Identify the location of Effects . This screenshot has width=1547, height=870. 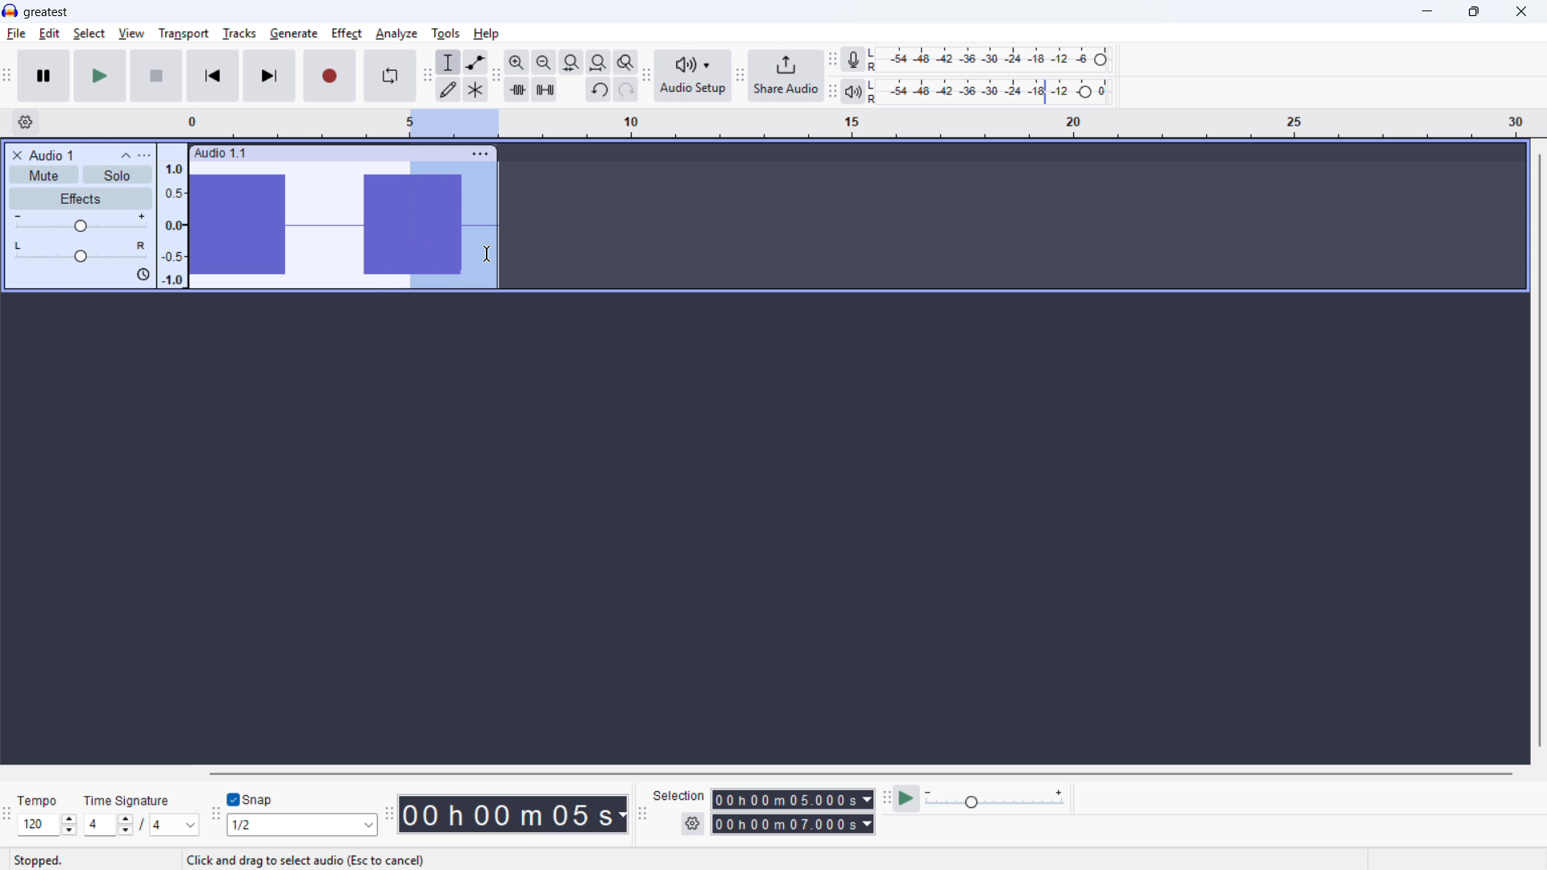
(81, 199).